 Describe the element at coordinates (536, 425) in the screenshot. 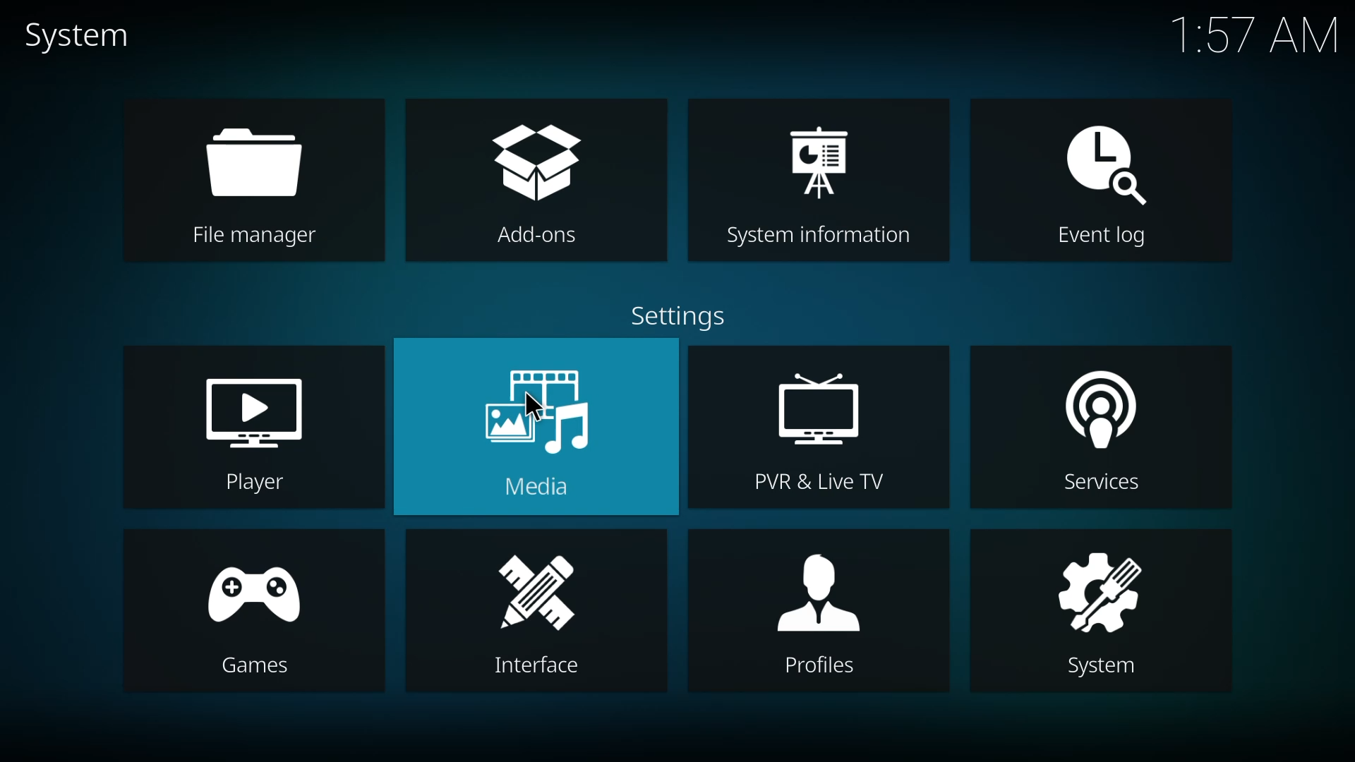

I see `media` at that location.